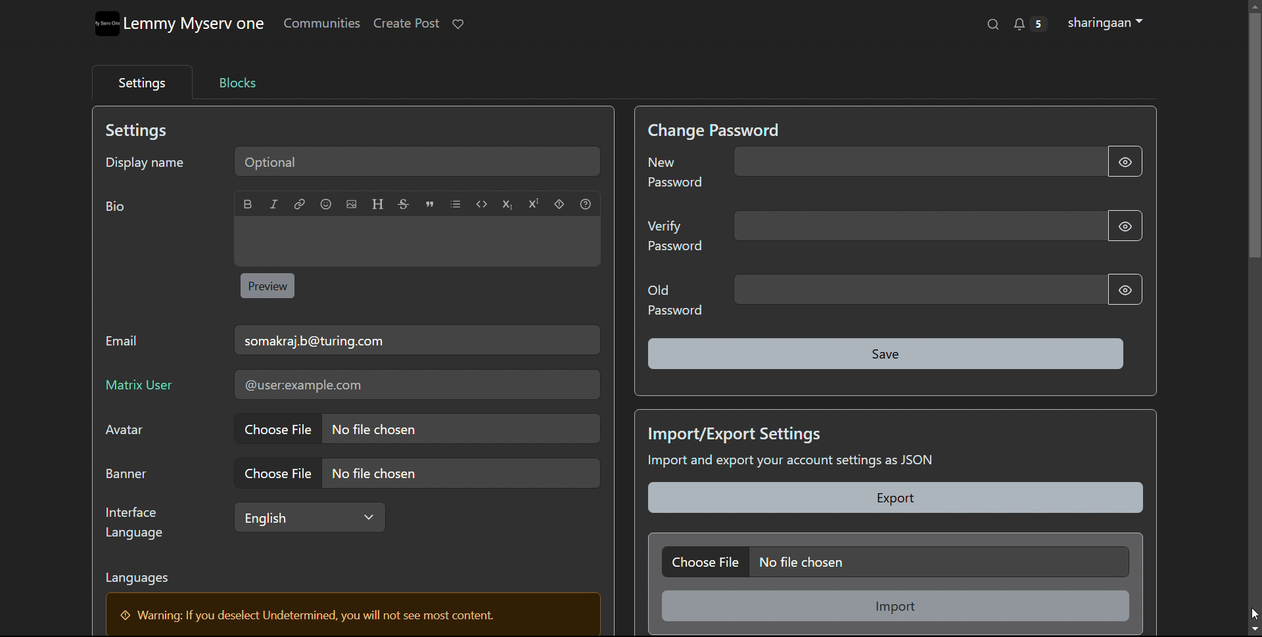  Describe the element at coordinates (1029, 24) in the screenshot. I see `notifications 5` at that location.